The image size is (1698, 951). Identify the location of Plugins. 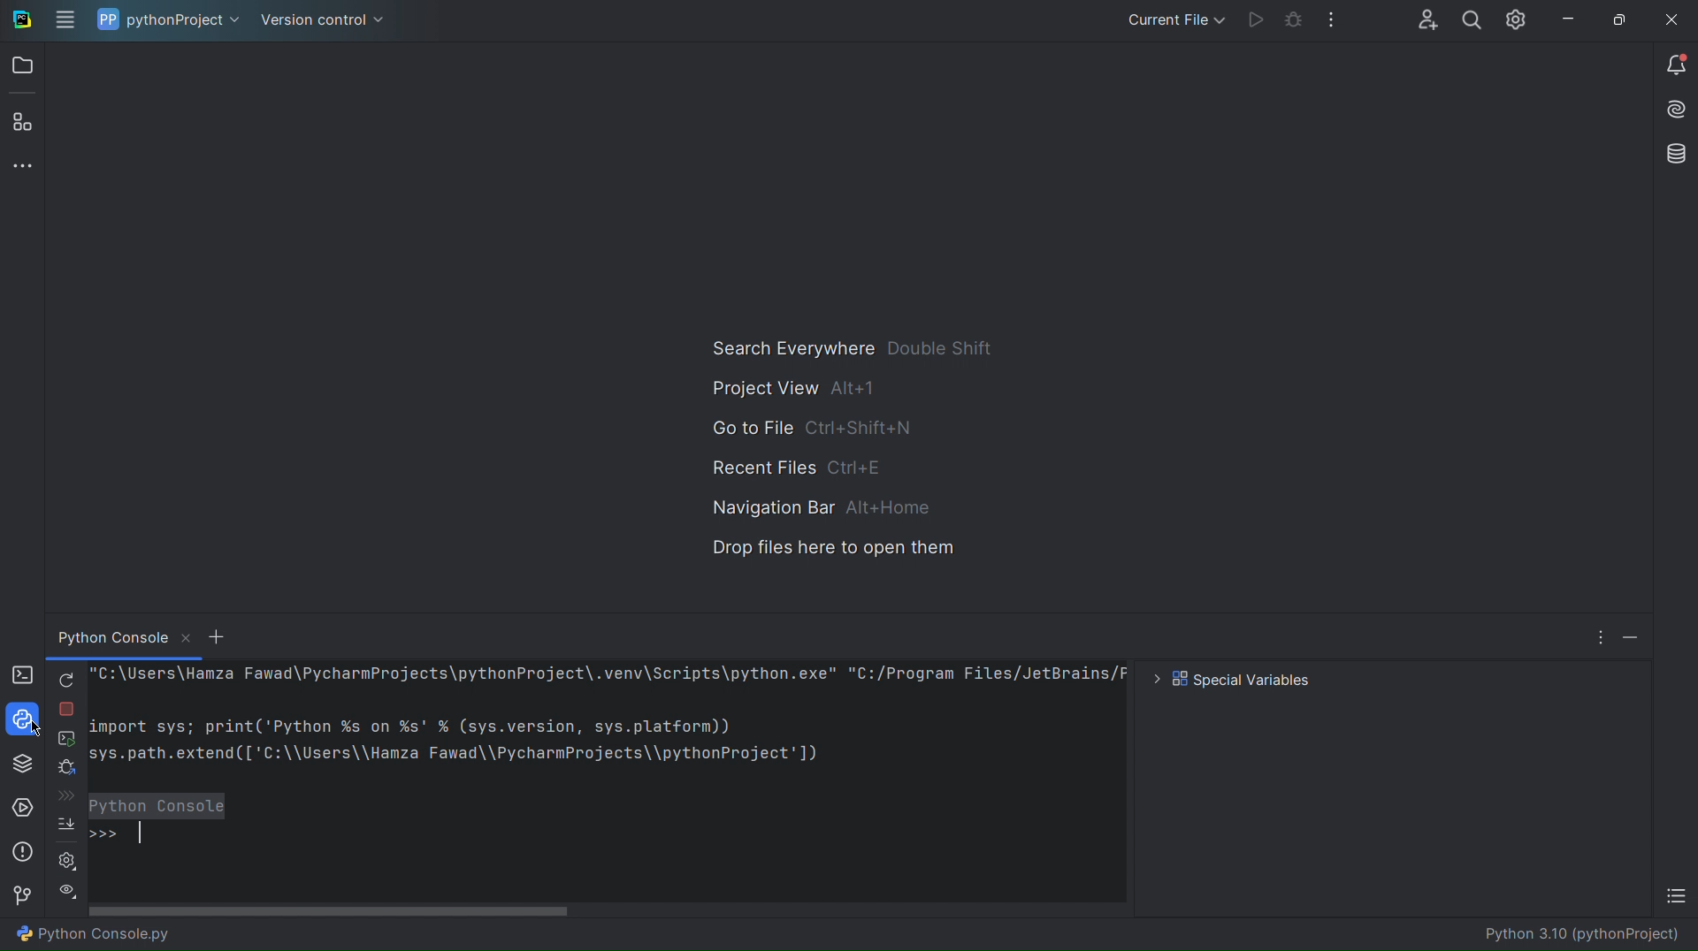
(27, 123).